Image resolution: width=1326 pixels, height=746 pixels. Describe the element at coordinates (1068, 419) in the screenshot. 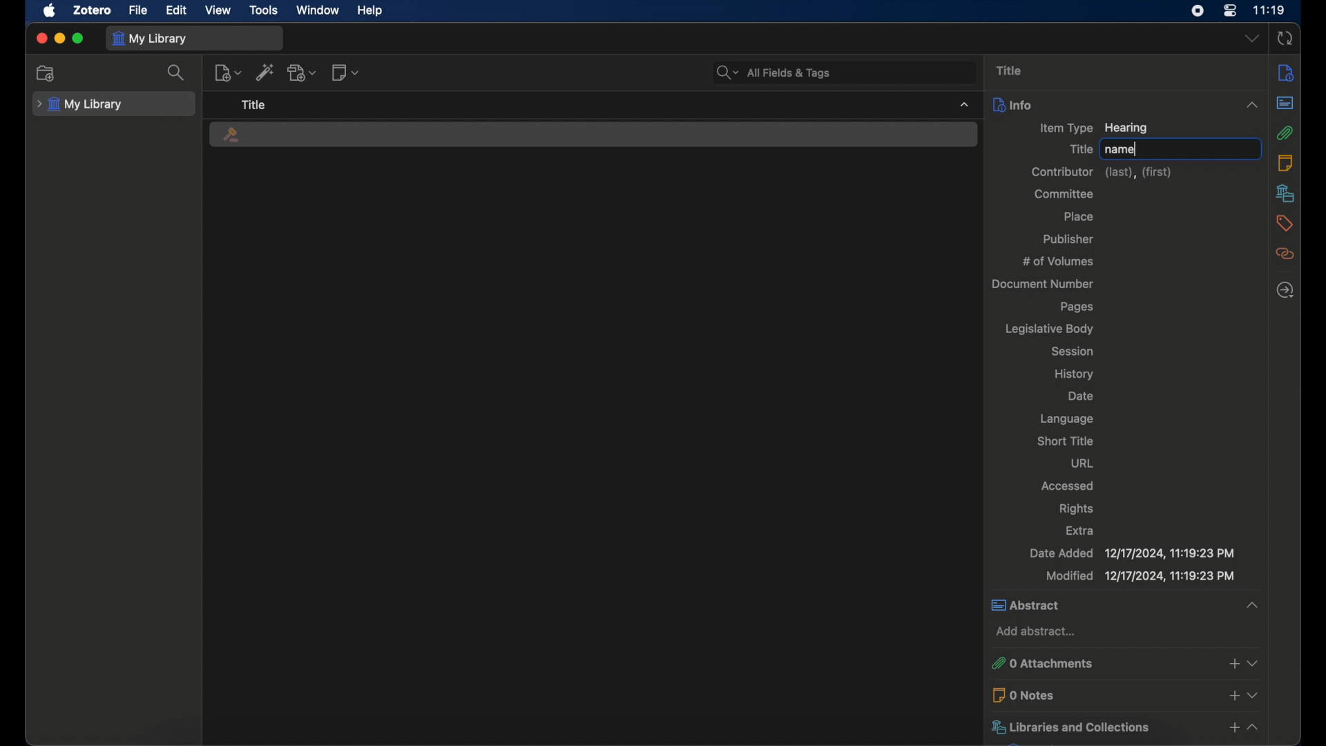

I see `language` at that location.